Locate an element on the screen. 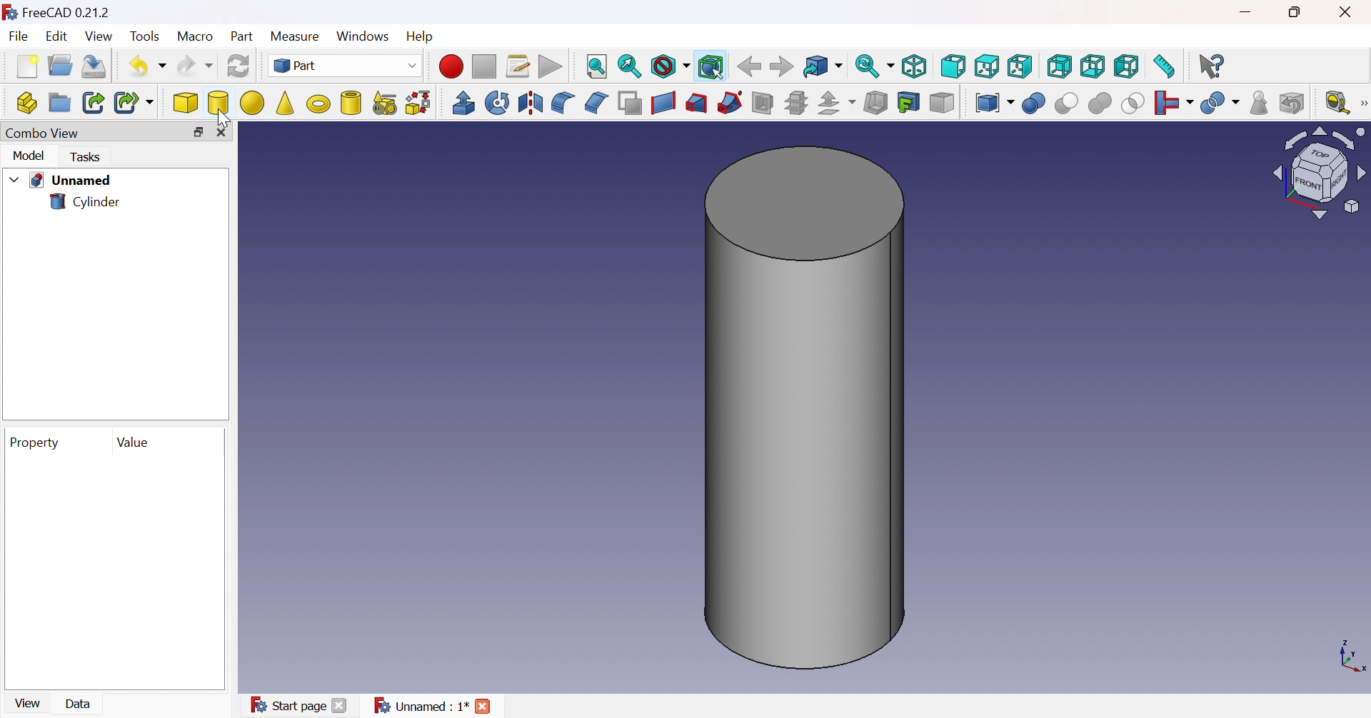  Macros is located at coordinates (518, 67).